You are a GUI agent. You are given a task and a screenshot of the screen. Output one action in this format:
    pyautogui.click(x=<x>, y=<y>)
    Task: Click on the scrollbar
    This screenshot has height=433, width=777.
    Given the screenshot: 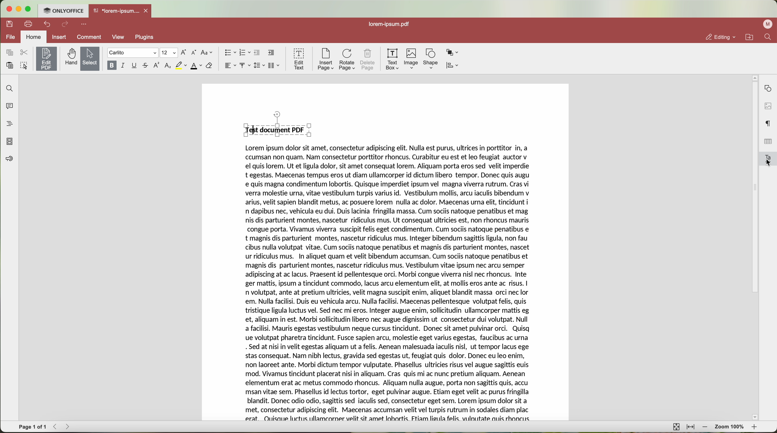 What is the action you would take?
    pyautogui.click(x=754, y=245)
    